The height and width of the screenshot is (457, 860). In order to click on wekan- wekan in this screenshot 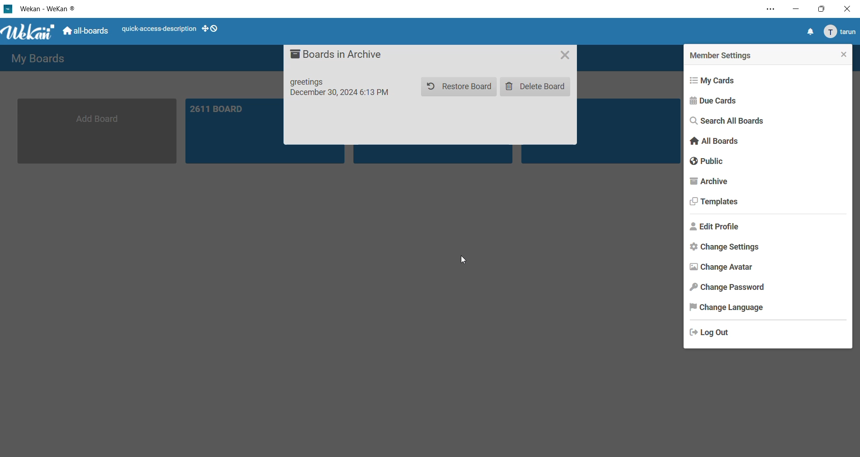, I will do `click(39, 9)`.